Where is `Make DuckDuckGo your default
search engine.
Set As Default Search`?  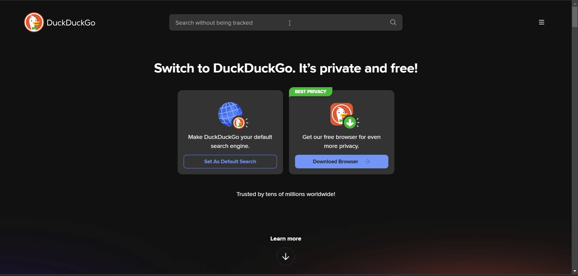
Make DuckDuckGo your default
search engine.
Set As Default Search is located at coordinates (231, 130).